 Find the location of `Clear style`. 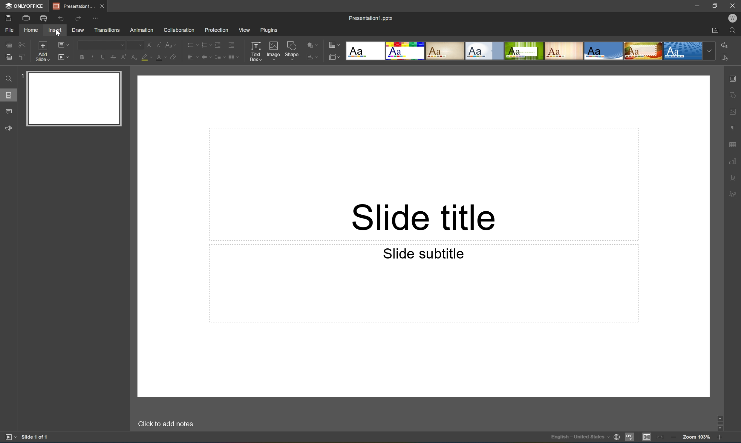

Clear style is located at coordinates (174, 57).